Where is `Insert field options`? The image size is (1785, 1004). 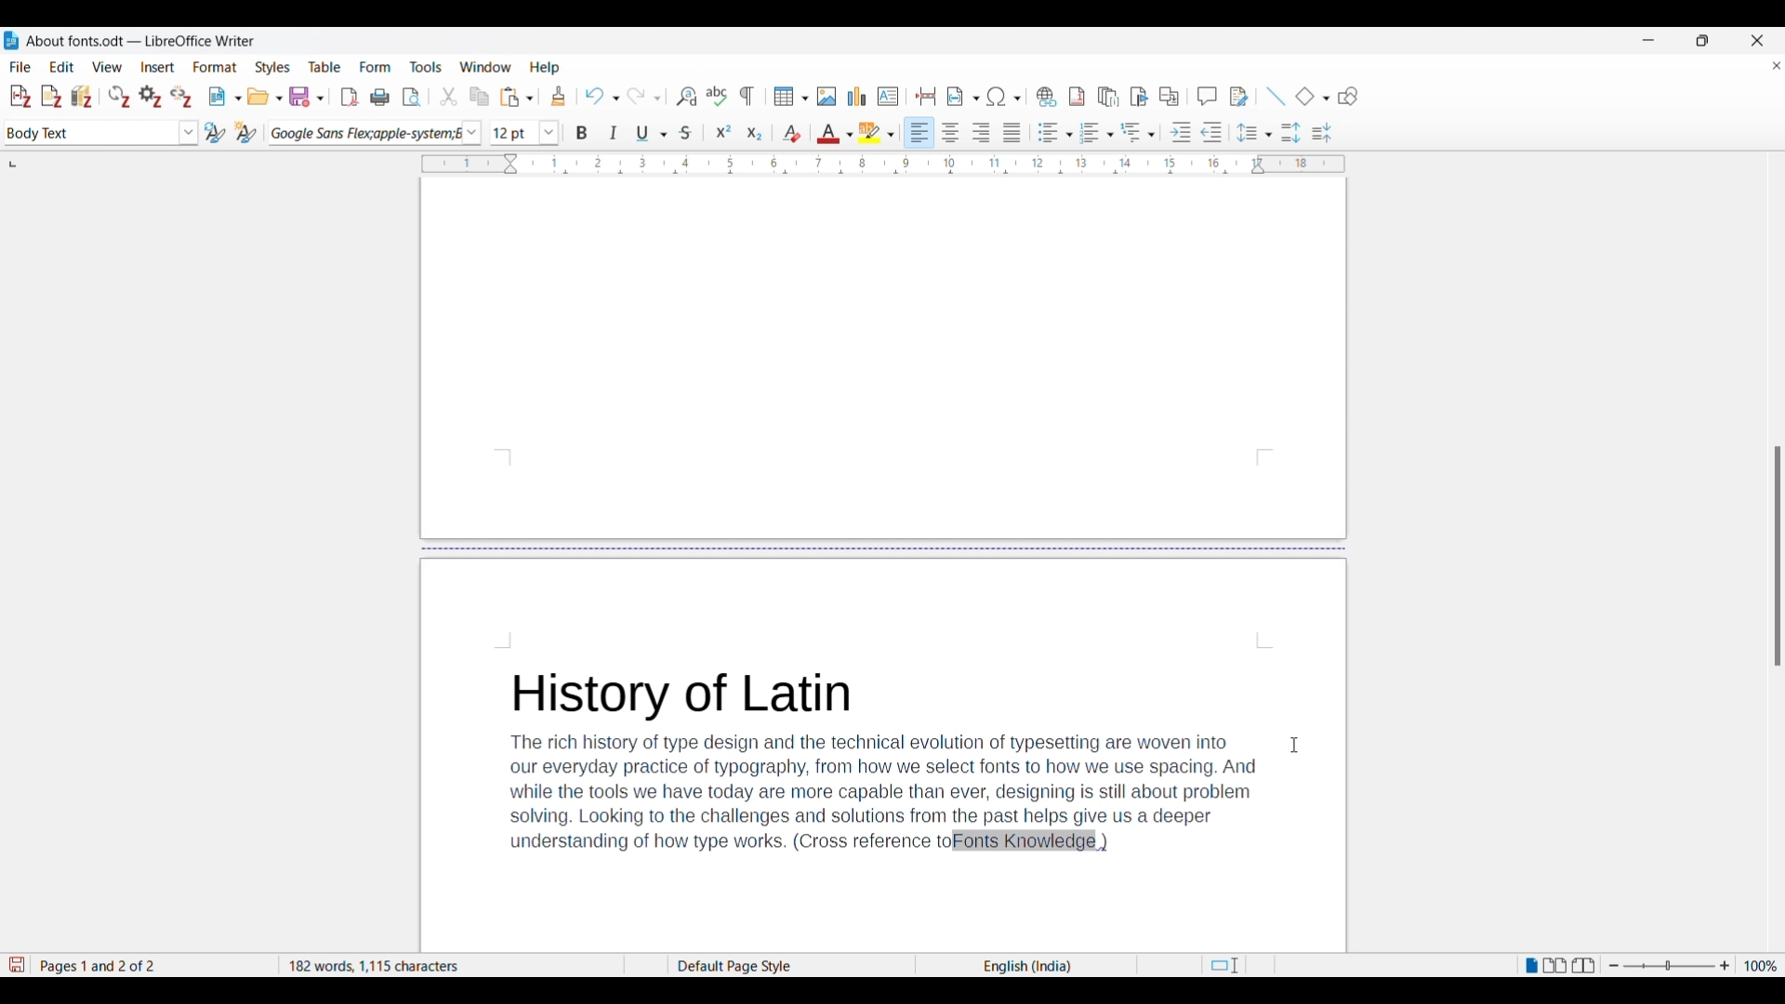
Insert field options is located at coordinates (963, 96).